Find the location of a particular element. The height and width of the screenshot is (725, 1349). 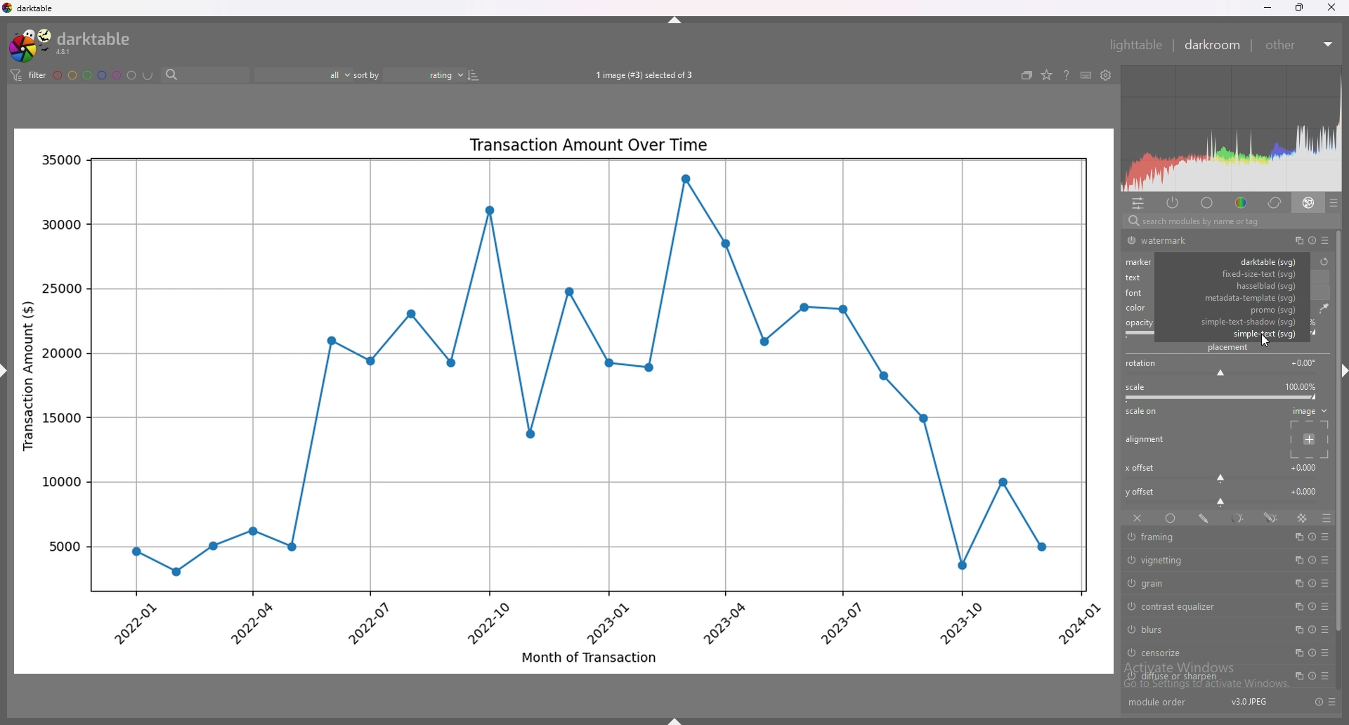

uniformly is located at coordinates (1171, 518).